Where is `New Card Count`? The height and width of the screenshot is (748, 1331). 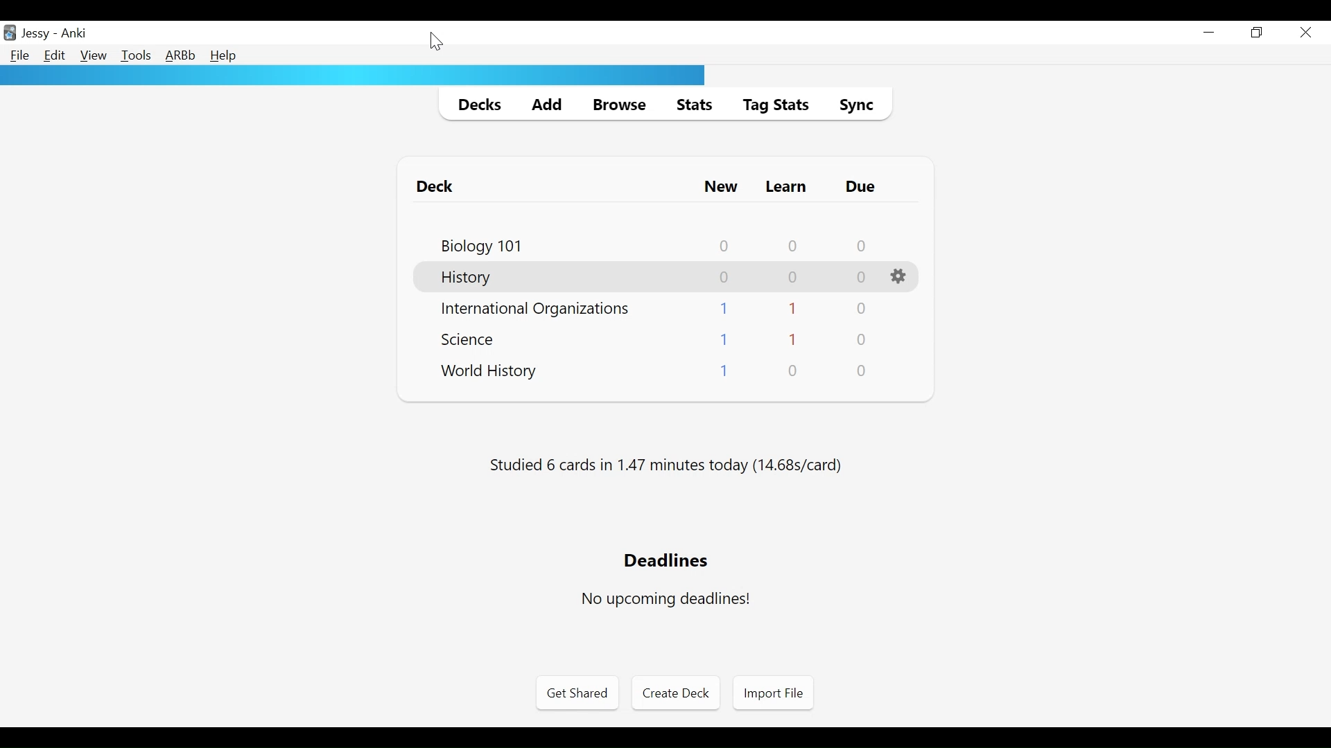 New Card Count is located at coordinates (722, 247).